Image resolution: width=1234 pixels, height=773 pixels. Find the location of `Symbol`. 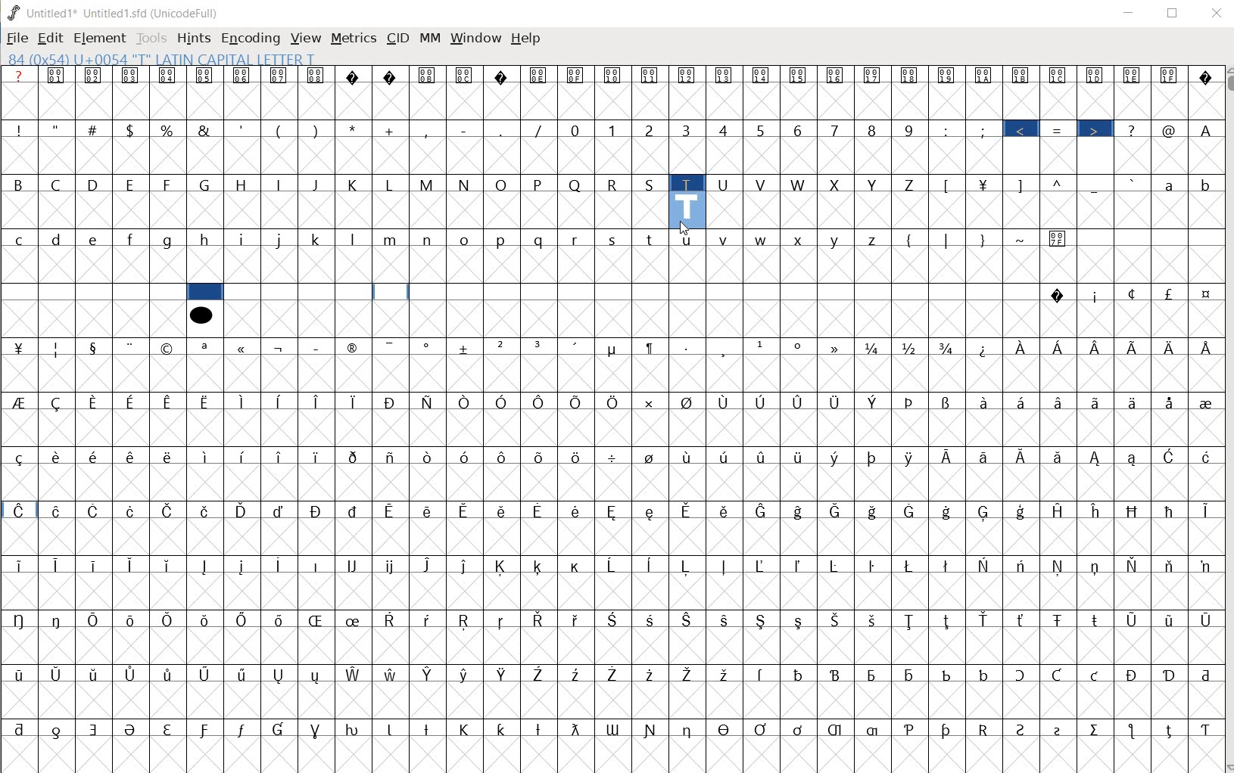

Symbol is located at coordinates (391, 619).